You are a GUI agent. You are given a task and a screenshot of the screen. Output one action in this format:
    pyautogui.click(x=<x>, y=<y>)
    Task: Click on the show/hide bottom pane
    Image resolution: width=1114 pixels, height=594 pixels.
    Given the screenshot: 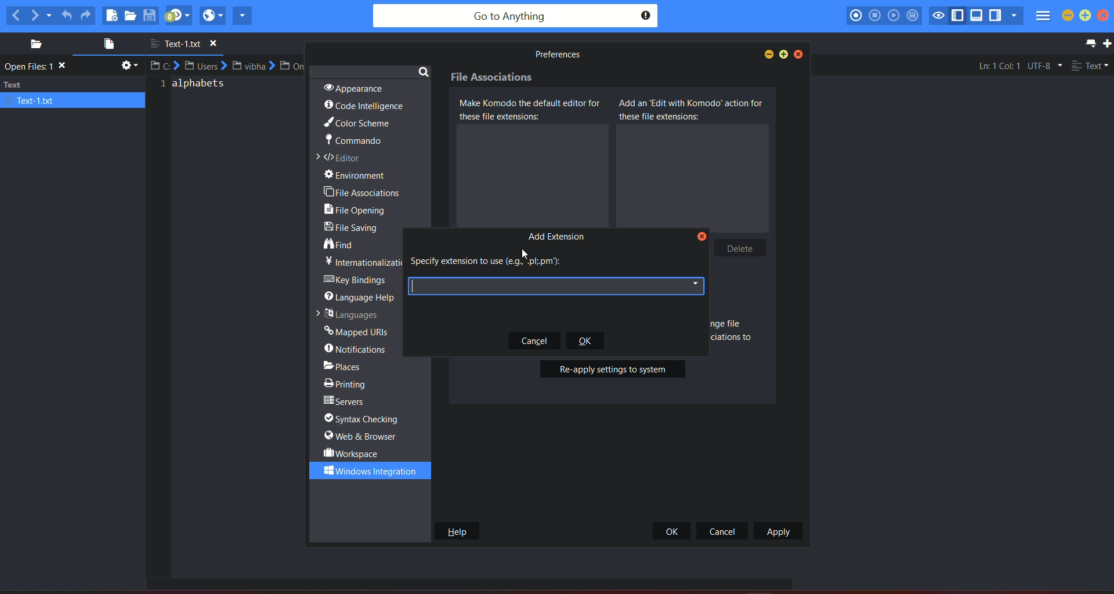 What is the action you would take?
    pyautogui.click(x=978, y=17)
    